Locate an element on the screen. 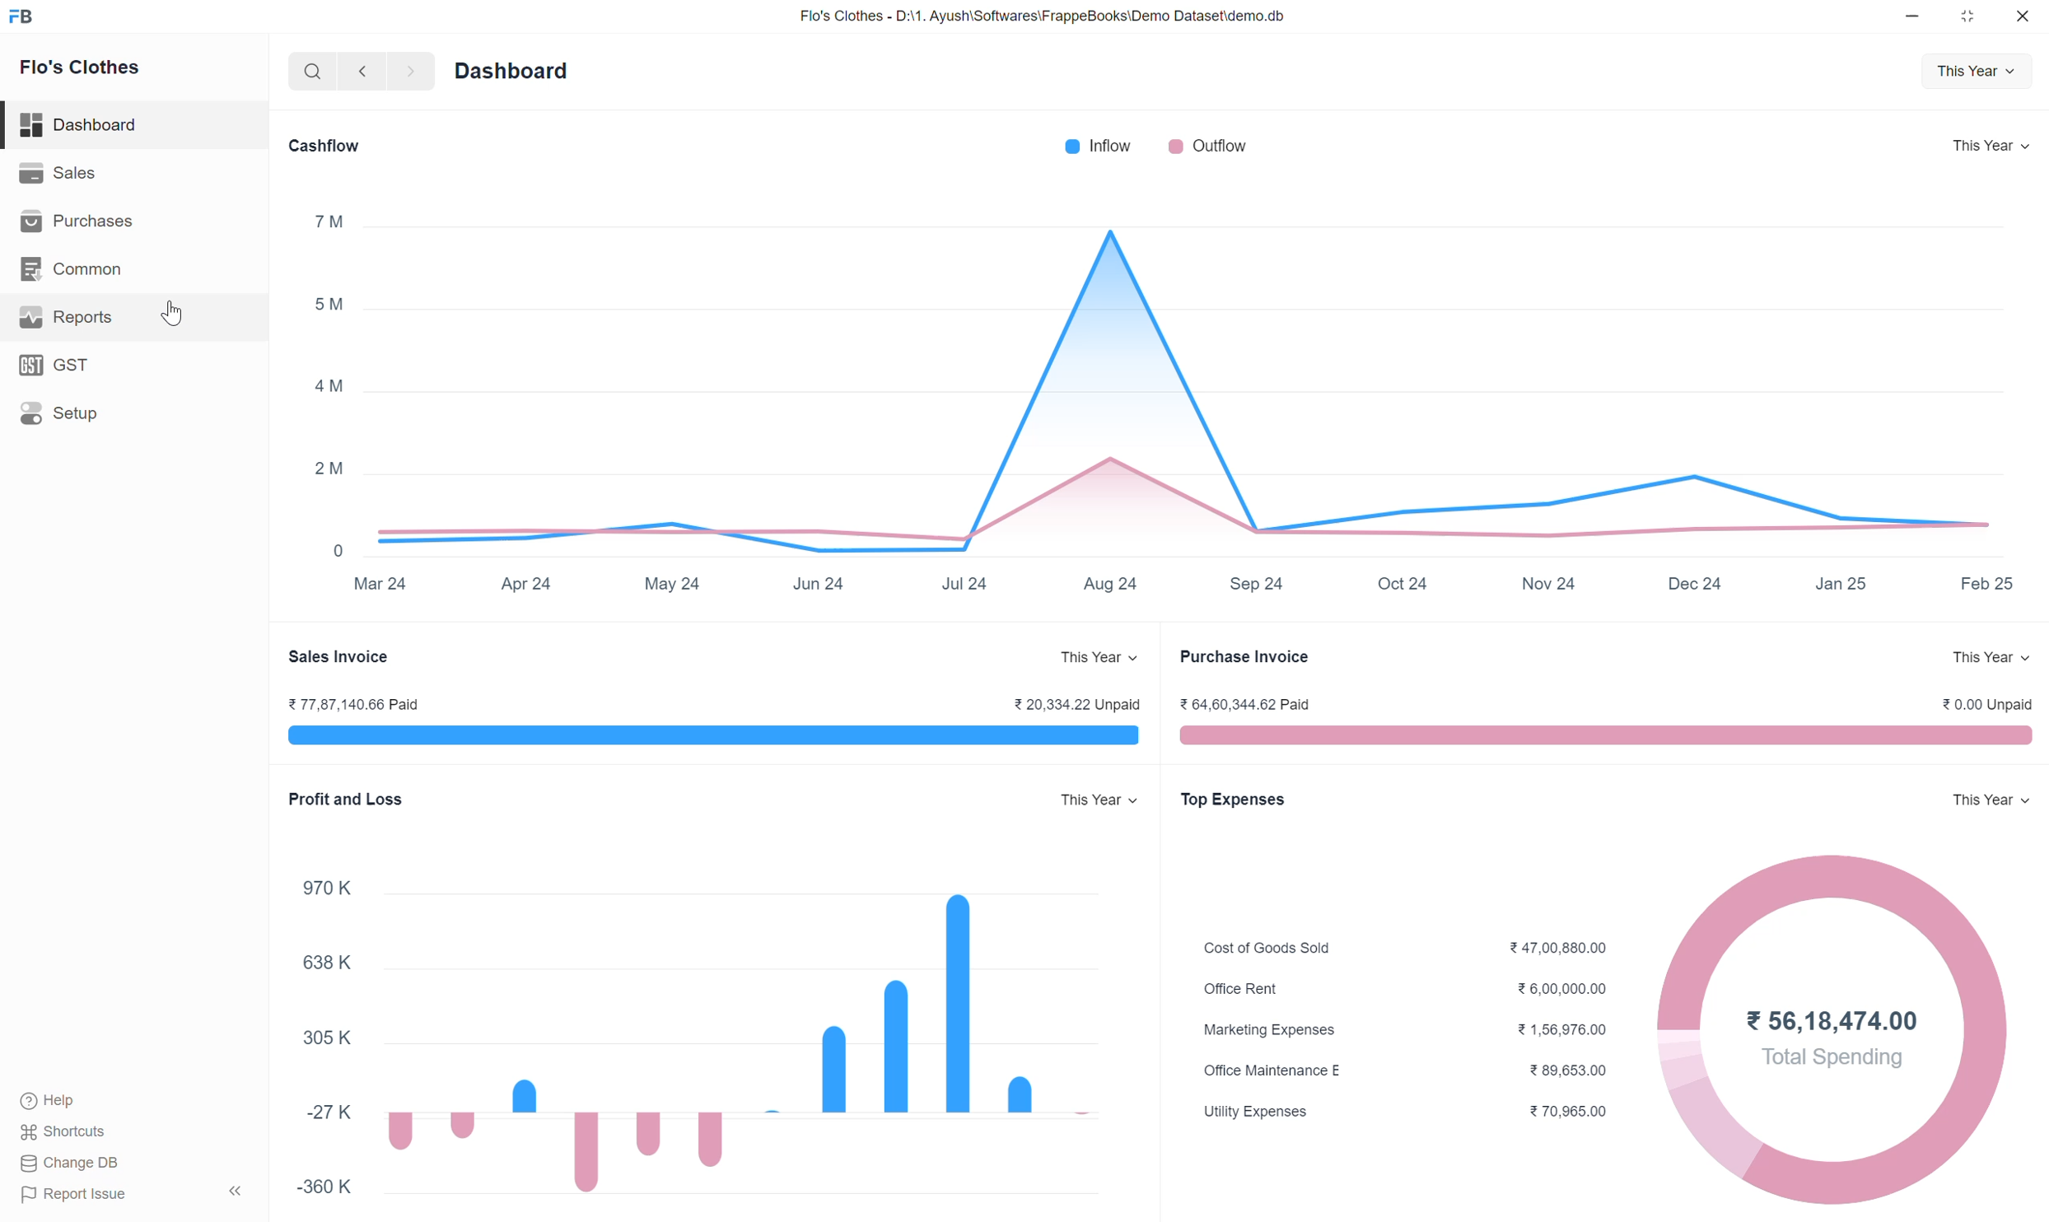  7 m is located at coordinates (332, 221).